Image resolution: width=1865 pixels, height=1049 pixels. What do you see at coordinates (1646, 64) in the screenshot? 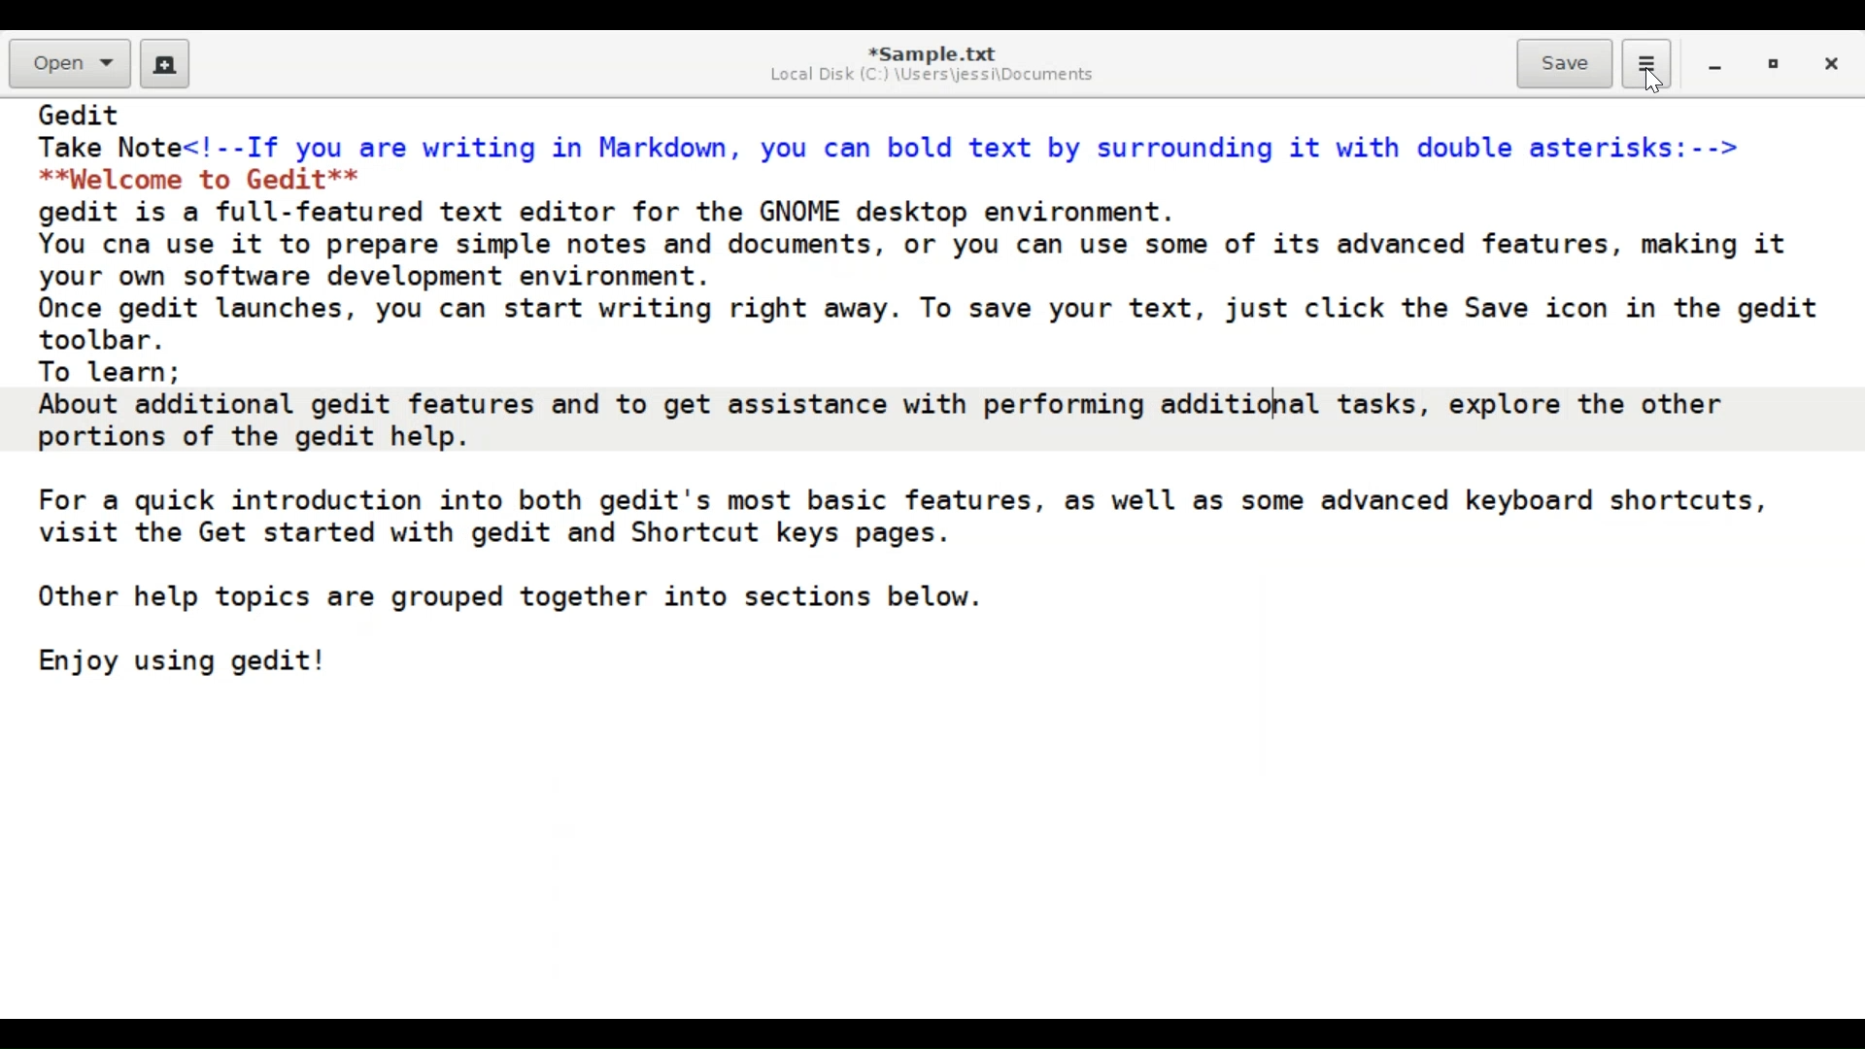
I see `Application menu` at bounding box center [1646, 64].